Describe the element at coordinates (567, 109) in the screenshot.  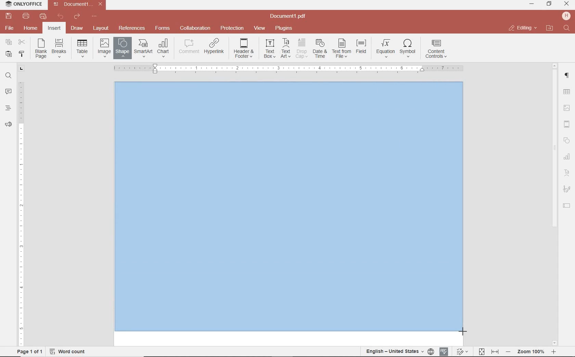
I see `IMAGE` at that location.